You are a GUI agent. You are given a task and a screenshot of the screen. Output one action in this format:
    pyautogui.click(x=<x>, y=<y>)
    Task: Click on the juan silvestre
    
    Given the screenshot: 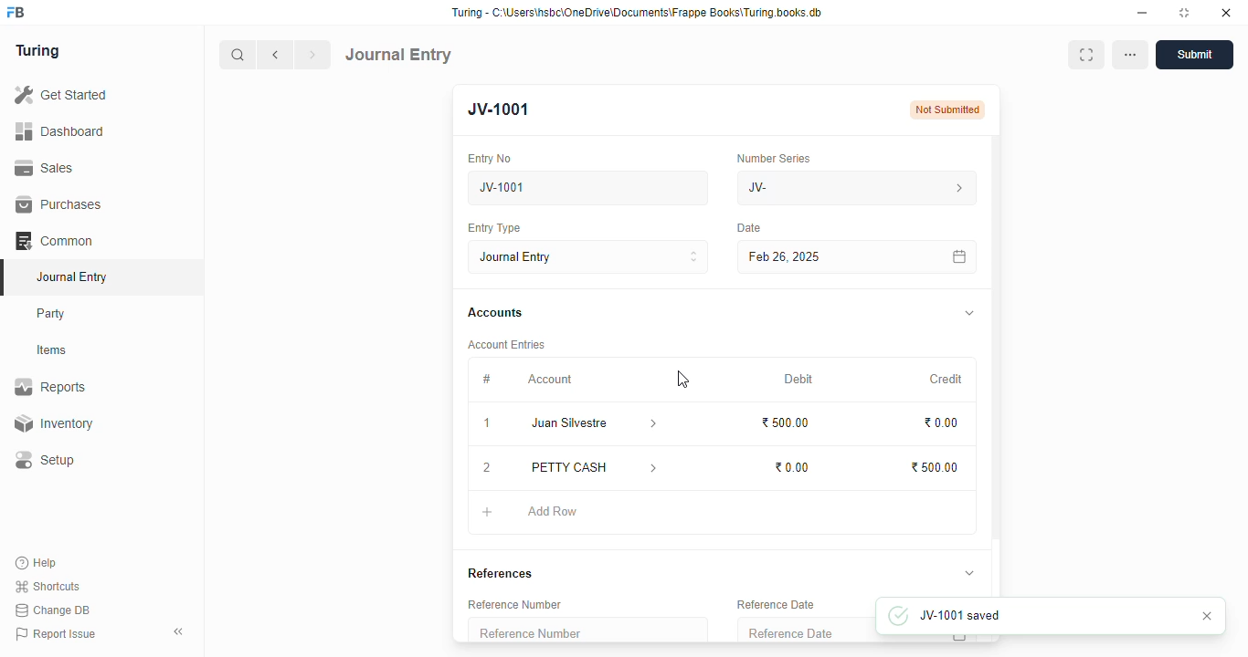 What is the action you would take?
    pyautogui.click(x=573, y=424)
    